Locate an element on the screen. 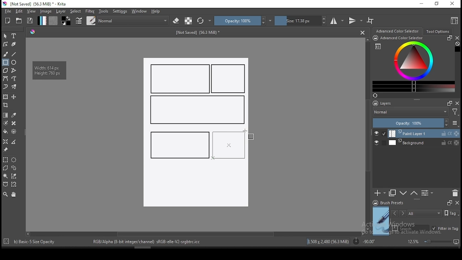 The width and height of the screenshot is (462, 260). duplicate layer is located at coordinates (393, 193).